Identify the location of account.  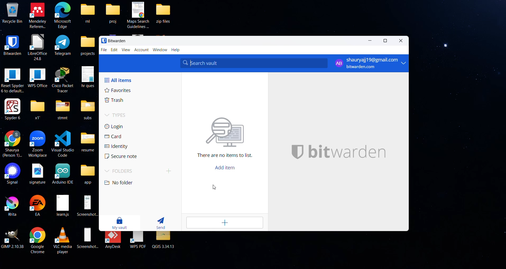
(142, 50).